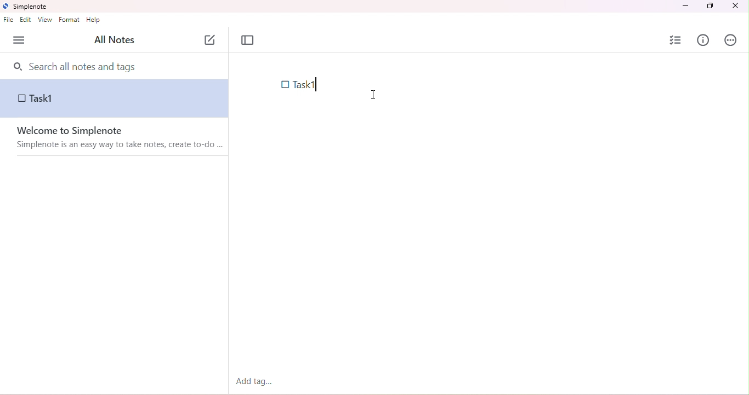  What do you see at coordinates (27, 21) in the screenshot?
I see `edit` at bounding box center [27, 21].